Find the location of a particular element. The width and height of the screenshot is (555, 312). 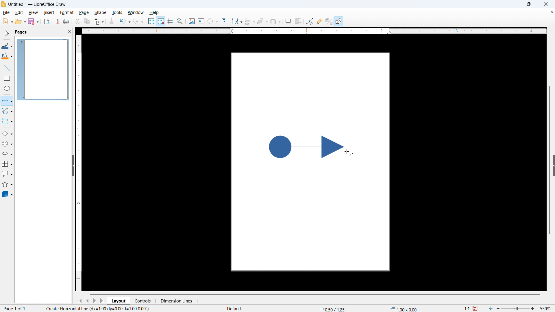

Page  is located at coordinates (84, 12).